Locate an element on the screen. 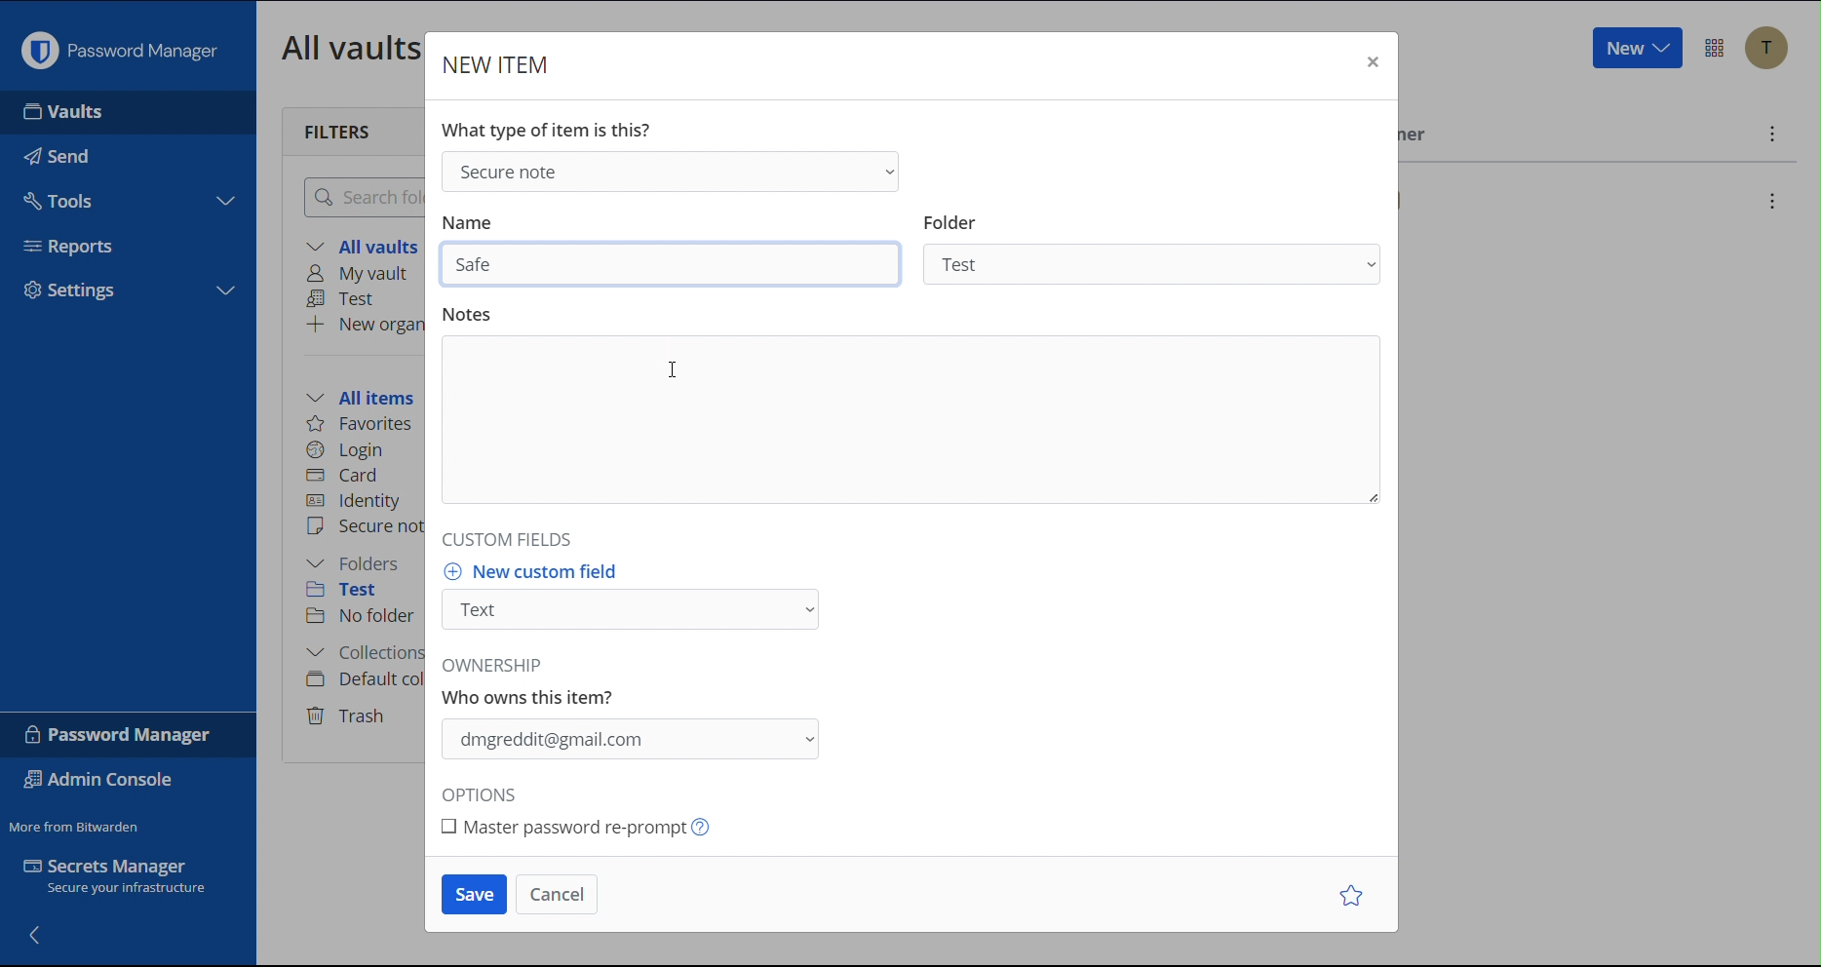 This screenshot has width=1821, height=967. New Item is located at coordinates (498, 64).